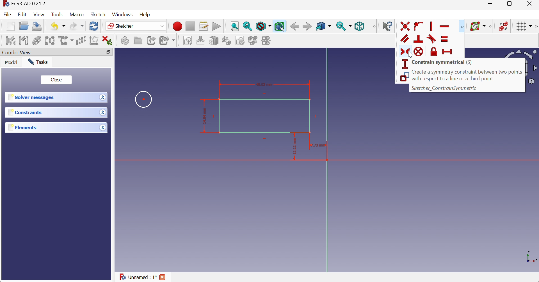  I want to click on File, so click(7, 14).